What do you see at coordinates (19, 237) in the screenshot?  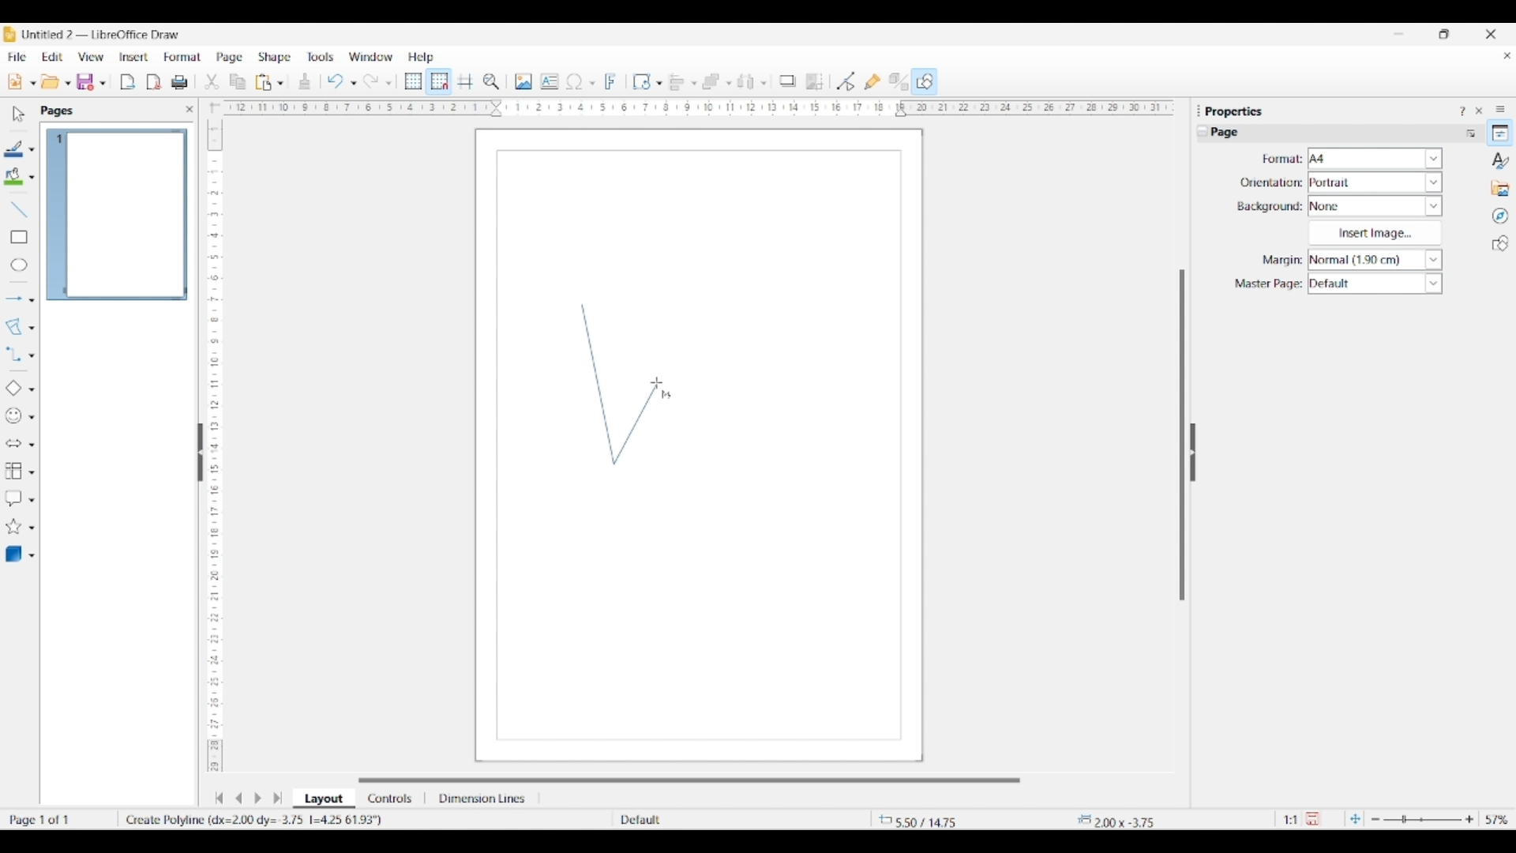 I see `Rectangle` at bounding box center [19, 237].